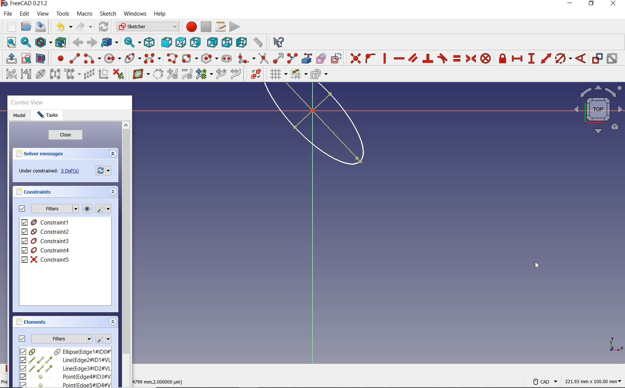  Describe the element at coordinates (22, 338) in the screenshot. I see `check to toggle filters` at that location.